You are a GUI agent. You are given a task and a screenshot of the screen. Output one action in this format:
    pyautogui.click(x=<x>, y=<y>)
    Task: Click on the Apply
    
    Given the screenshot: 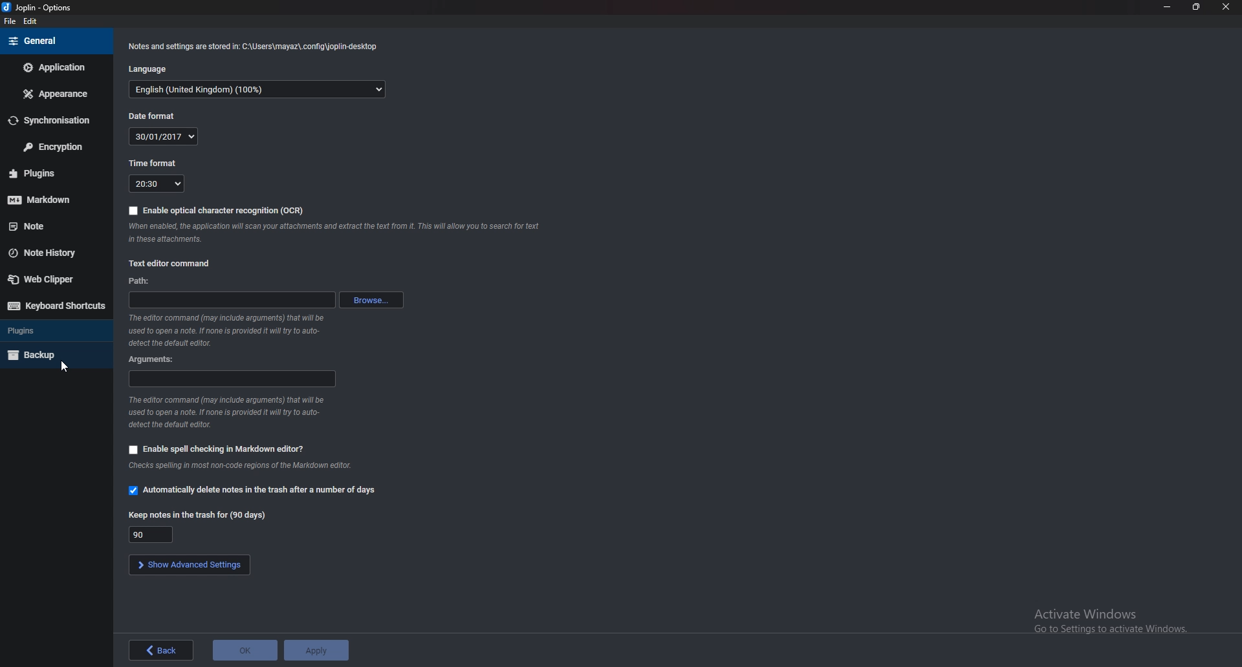 What is the action you would take?
    pyautogui.click(x=316, y=650)
    